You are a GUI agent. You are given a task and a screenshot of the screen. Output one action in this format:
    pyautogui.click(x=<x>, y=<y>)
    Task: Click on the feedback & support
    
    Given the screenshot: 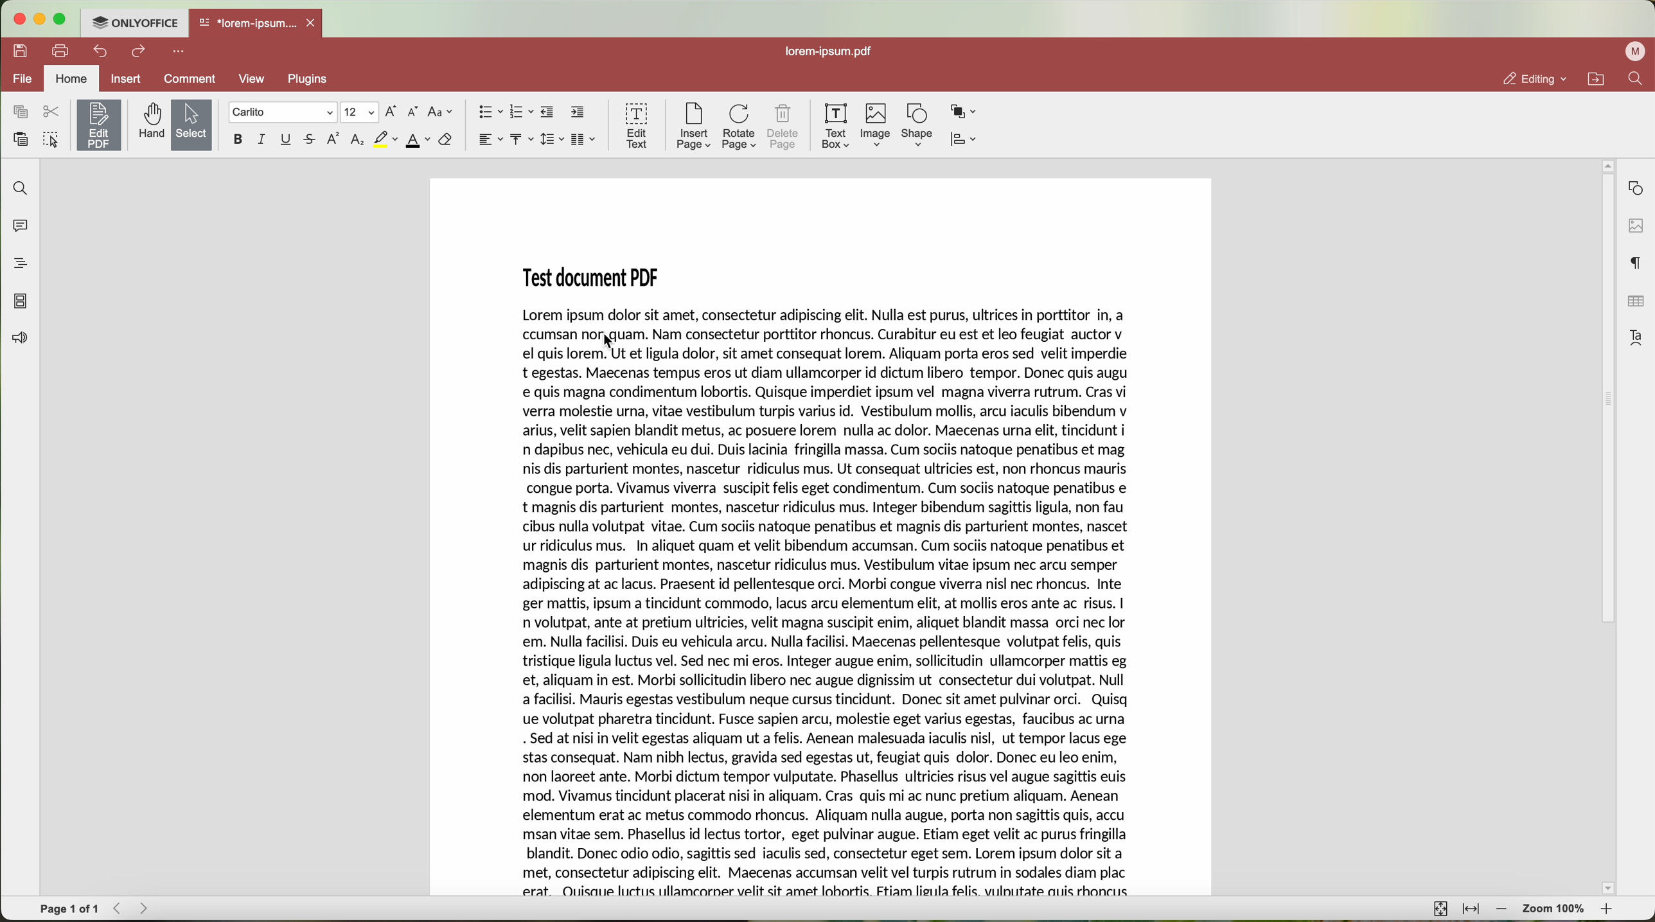 What is the action you would take?
    pyautogui.click(x=22, y=339)
    